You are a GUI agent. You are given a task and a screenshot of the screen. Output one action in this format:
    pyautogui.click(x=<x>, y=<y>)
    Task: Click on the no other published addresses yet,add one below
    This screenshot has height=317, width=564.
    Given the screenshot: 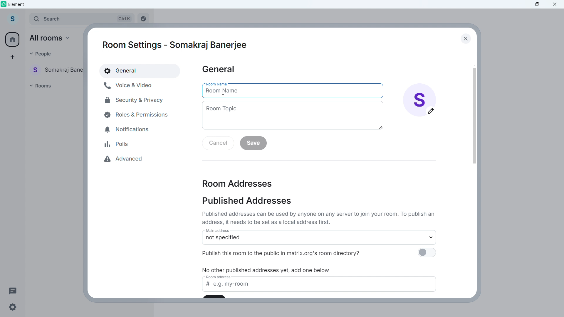 What is the action you would take?
    pyautogui.click(x=268, y=270)
    